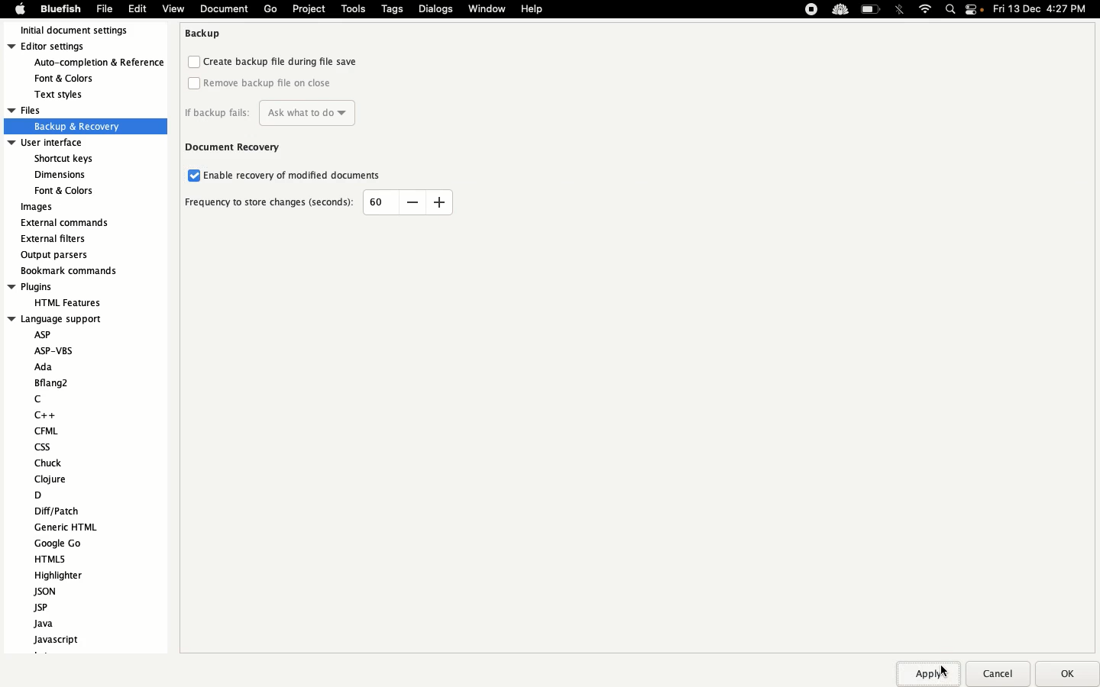 Image resolution: width=1100 pixels, height=687 pixels. I want to click on Enabled, so click(191, 176).